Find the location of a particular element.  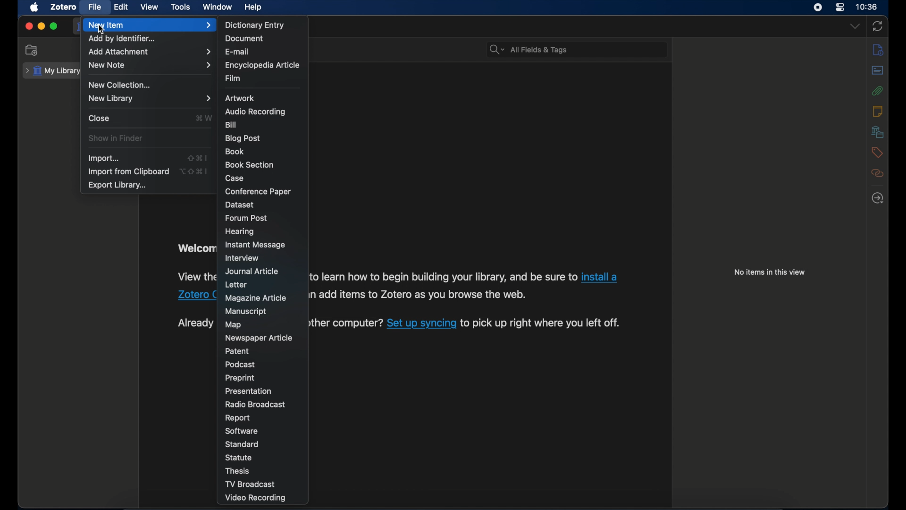

add attachment is located at coordinates (150, 51).